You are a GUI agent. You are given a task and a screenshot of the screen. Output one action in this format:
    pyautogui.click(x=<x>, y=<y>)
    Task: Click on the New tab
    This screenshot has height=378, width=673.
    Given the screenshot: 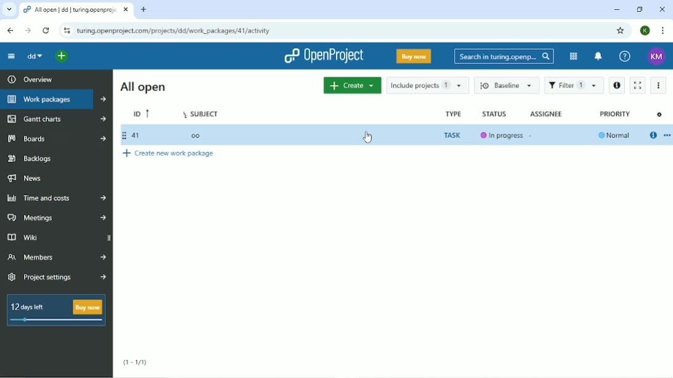 What is the action you would take?
    pyautogui.click(x=144, y=10)
    